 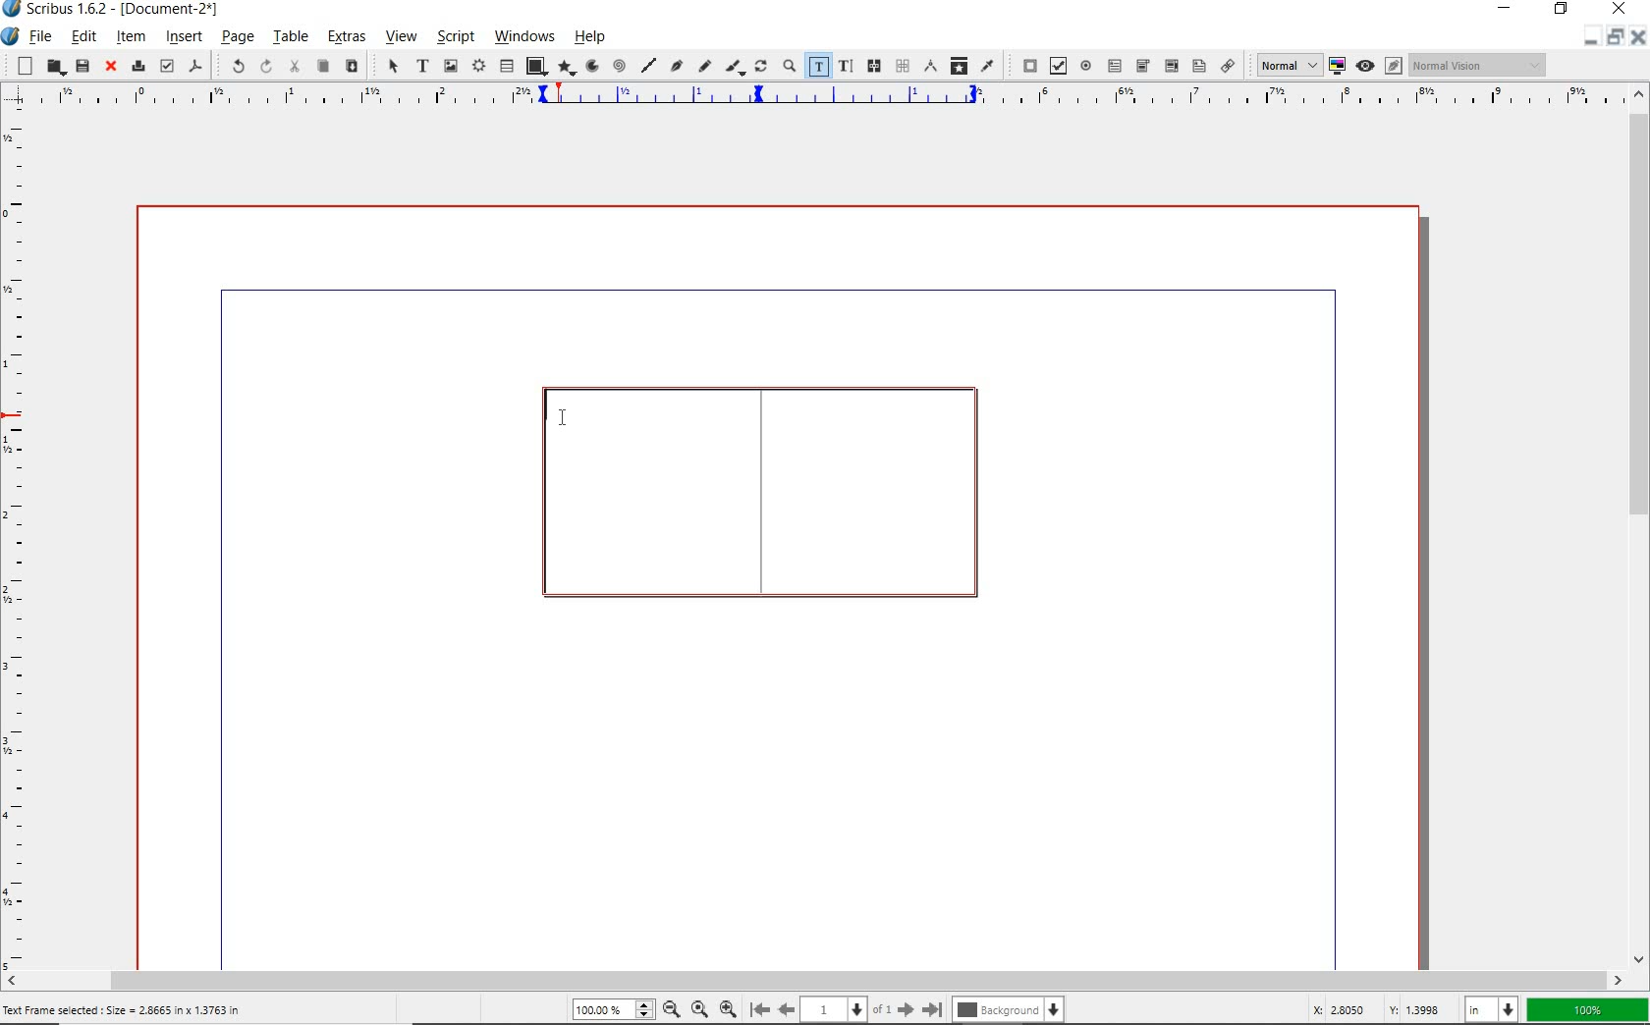 What do you see at coordinates (81, 68) in the screenshot?
I see `save` at bounding box center [81, 68].